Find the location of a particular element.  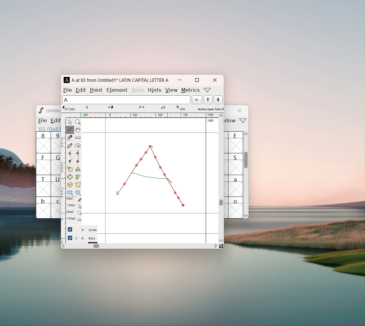

show the previous word in the wordlist is located at coordinates (218, 100).